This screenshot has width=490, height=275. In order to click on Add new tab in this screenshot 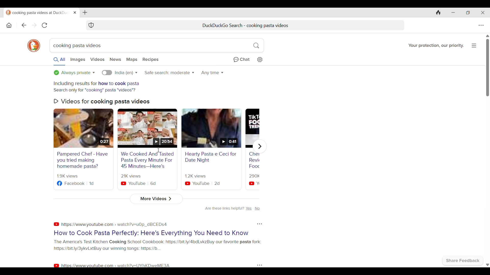, I will do `click(85, 12)`.